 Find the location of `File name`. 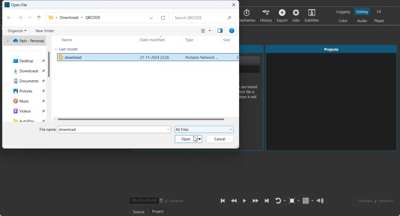

File name is located at coordinates (48, 130).